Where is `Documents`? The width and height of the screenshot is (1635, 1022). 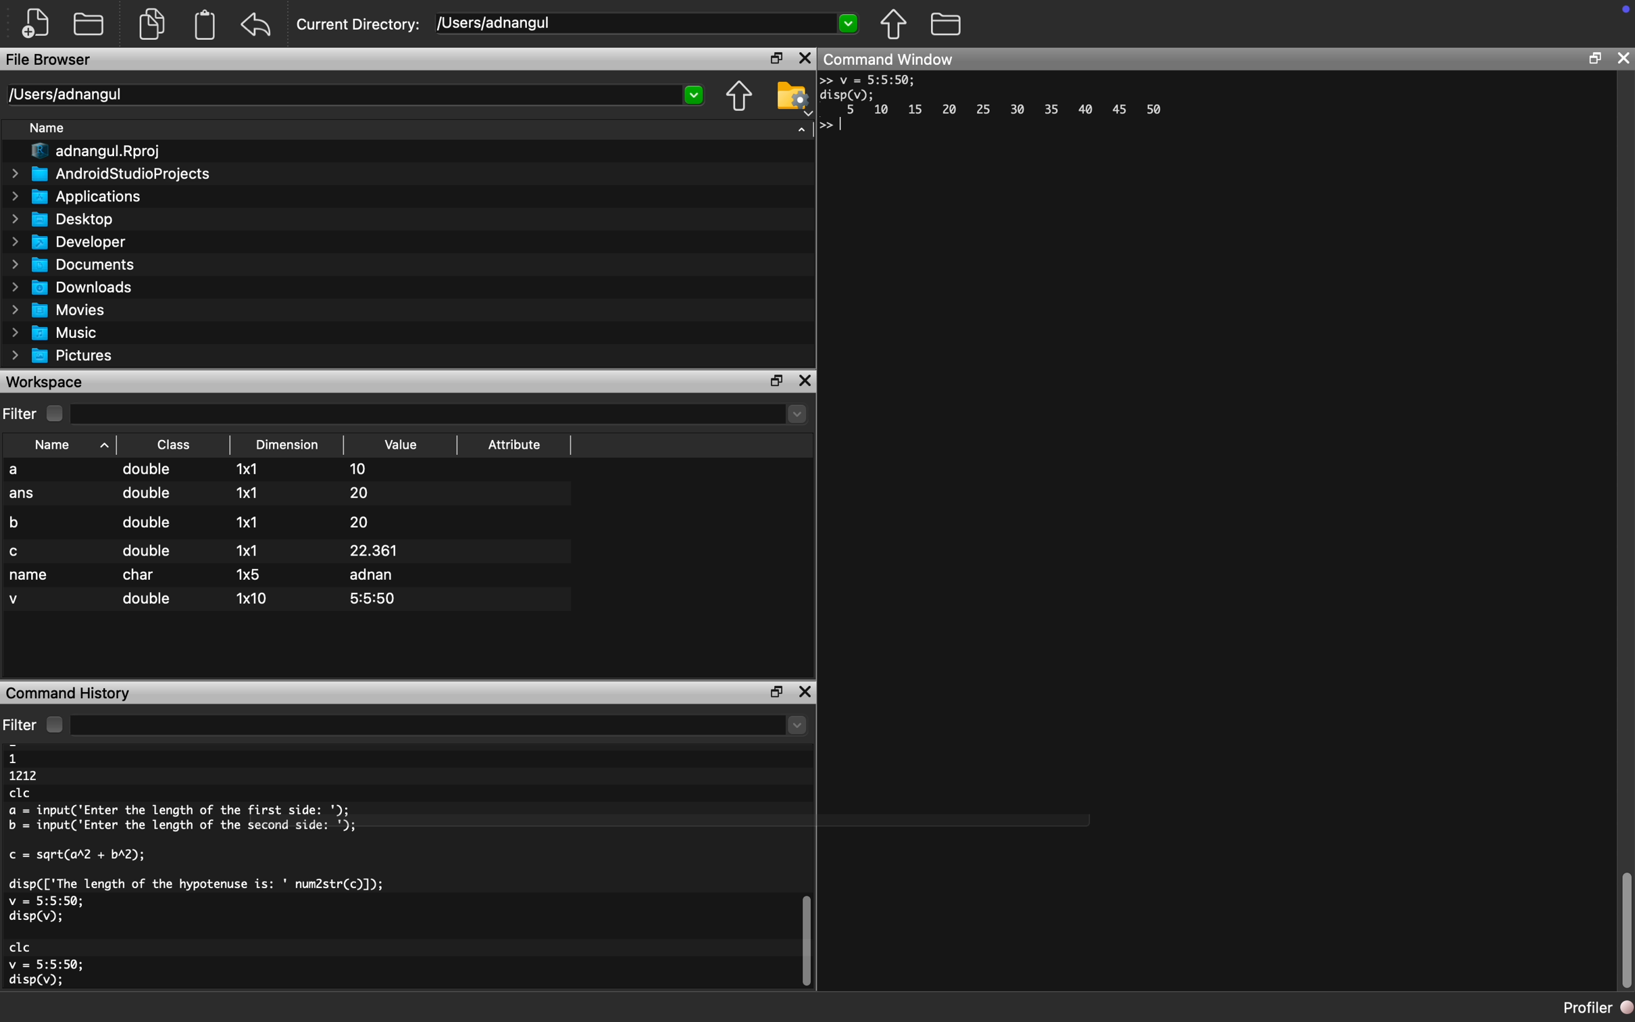 Documents is located at coordinates (68, 264).